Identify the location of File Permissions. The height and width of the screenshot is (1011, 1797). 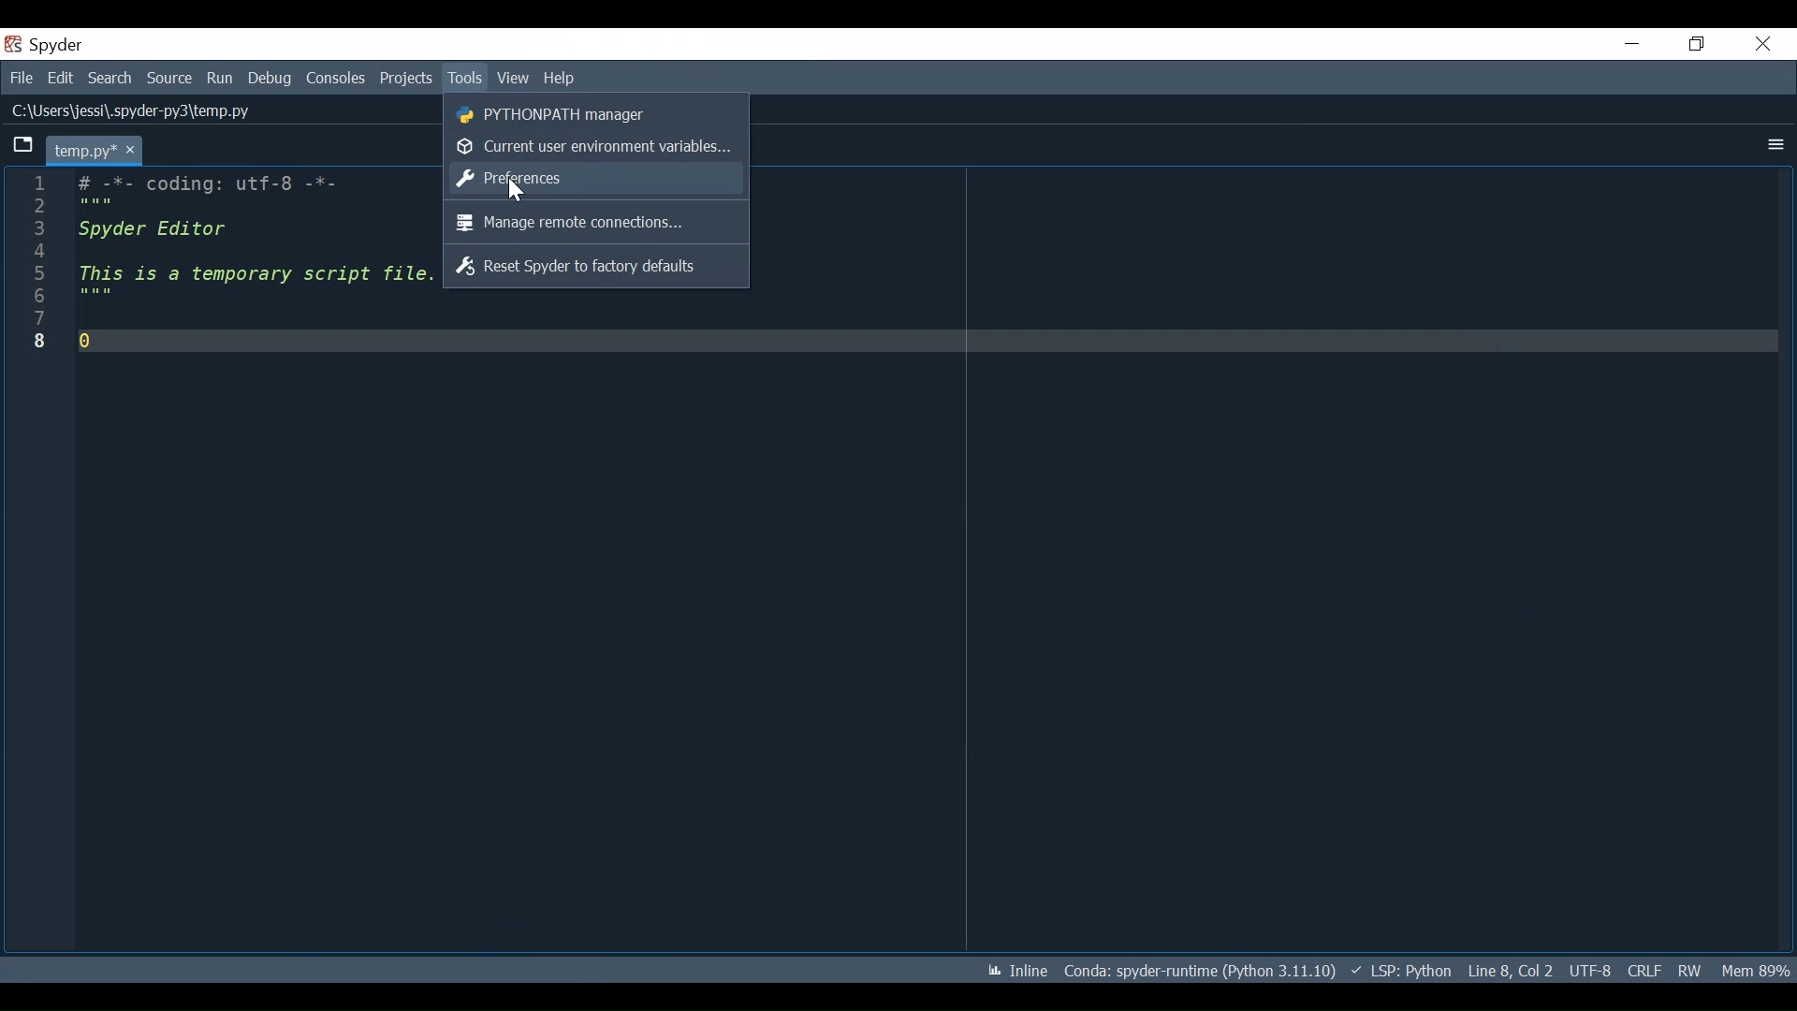
(1693, 969).